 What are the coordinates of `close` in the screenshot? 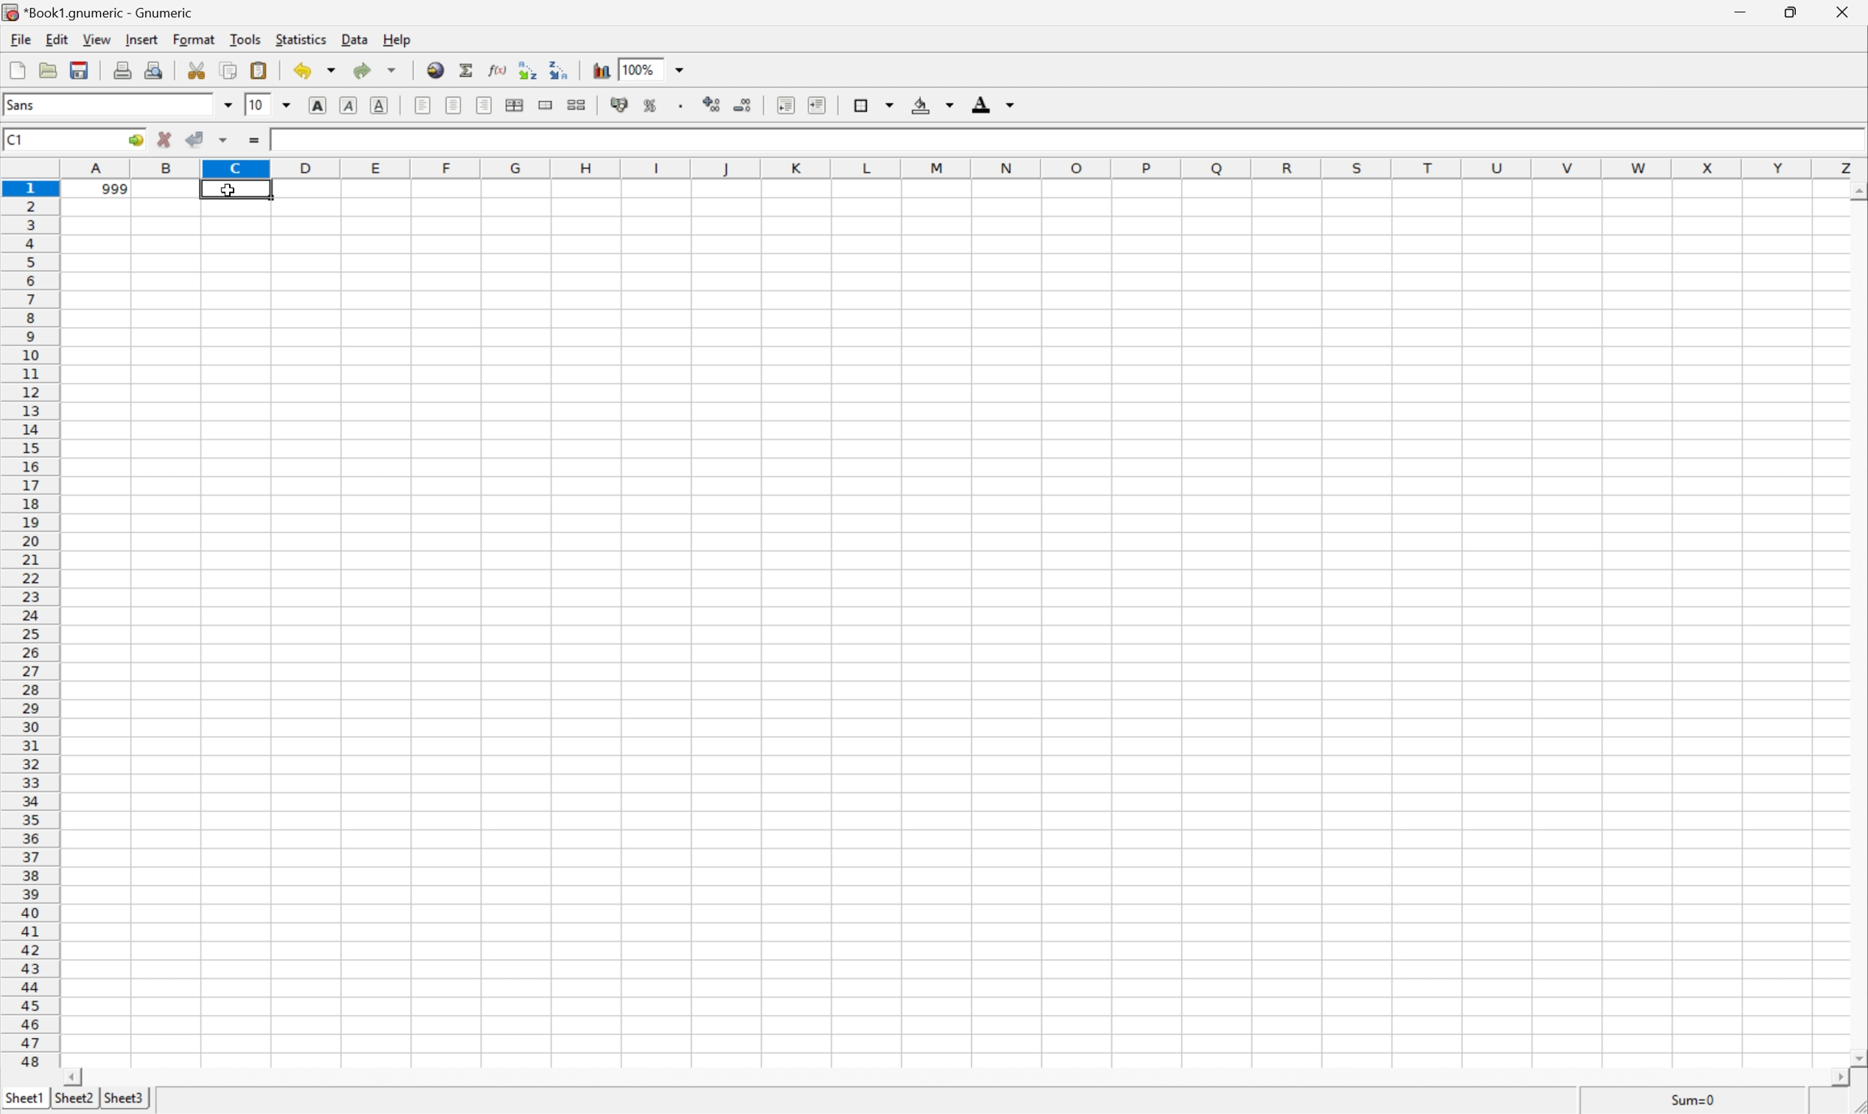 It's located at (1843, 14).